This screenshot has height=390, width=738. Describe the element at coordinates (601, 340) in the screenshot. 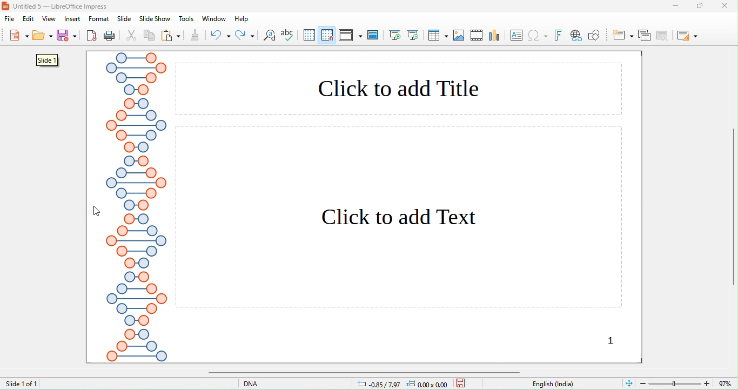

I see `1` at that location.